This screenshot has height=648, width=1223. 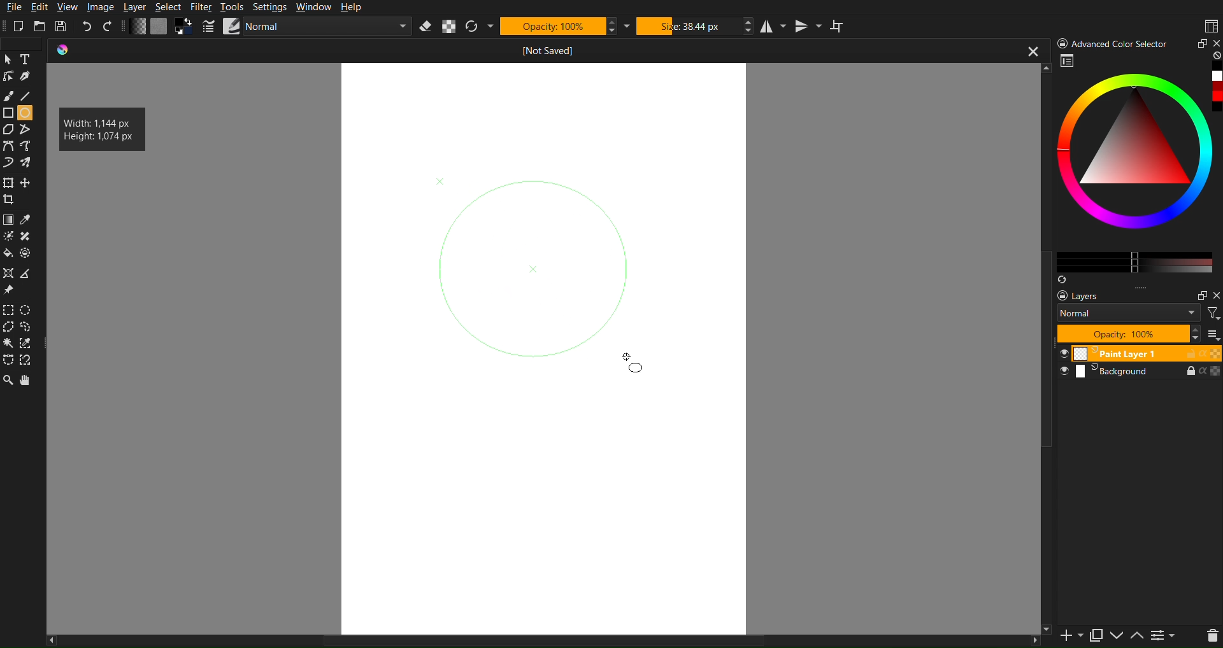 What do you see at coordinates (1063, 279) in the screenshot?
I see `Syns` at bounding box center [1063, 279].